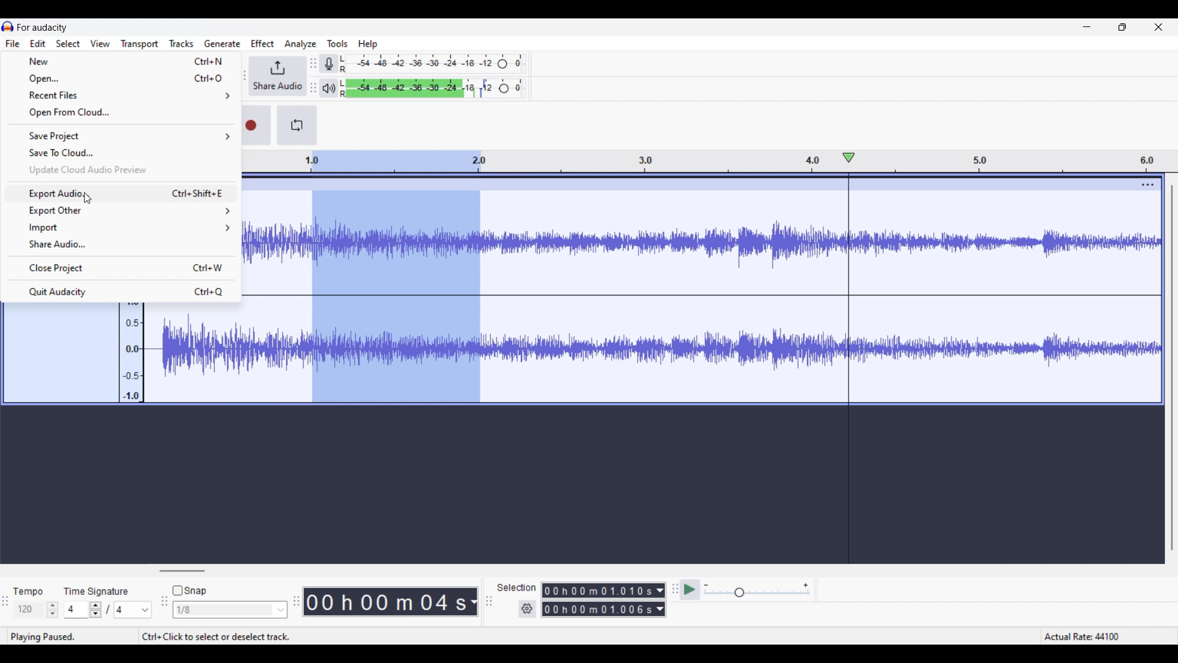  Describe the element at coordinates (182, 43) in the screenshot. I see `Tracks menu` at that location.